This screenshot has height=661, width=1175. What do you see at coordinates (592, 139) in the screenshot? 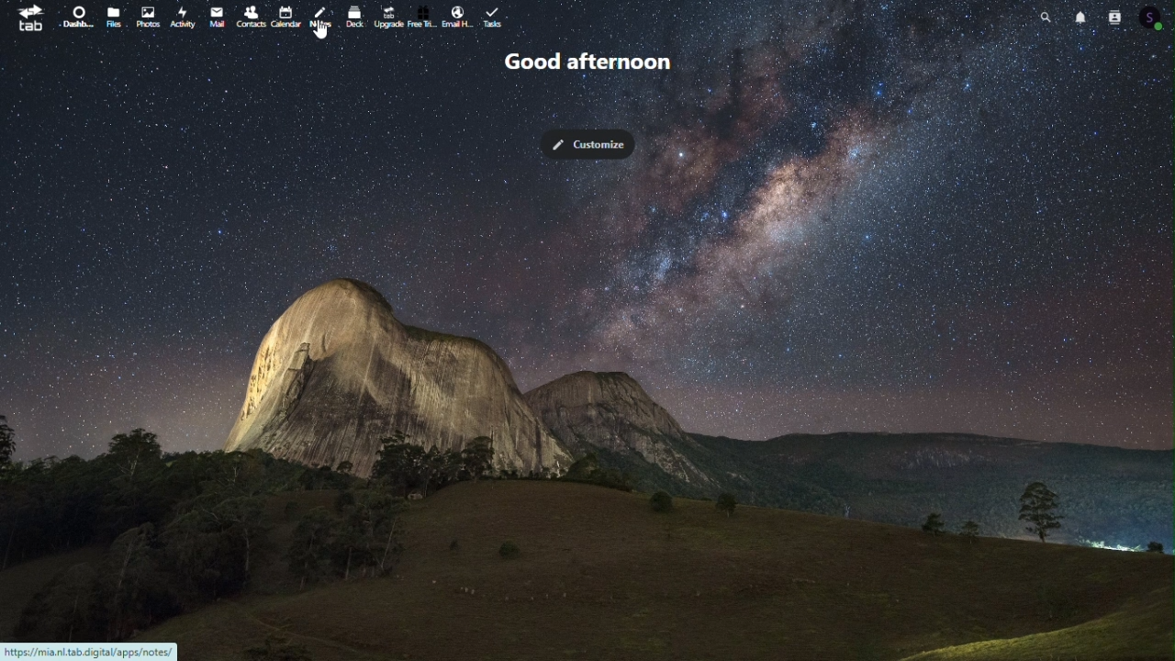
I see `Customise` at bounding box center [592, 139].